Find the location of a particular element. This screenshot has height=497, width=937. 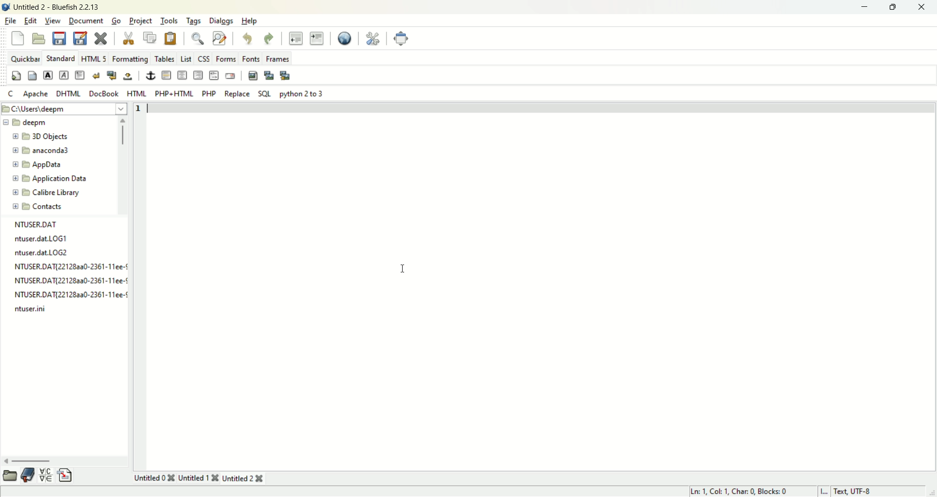

preview in browser is located at coordinates (346, 37).